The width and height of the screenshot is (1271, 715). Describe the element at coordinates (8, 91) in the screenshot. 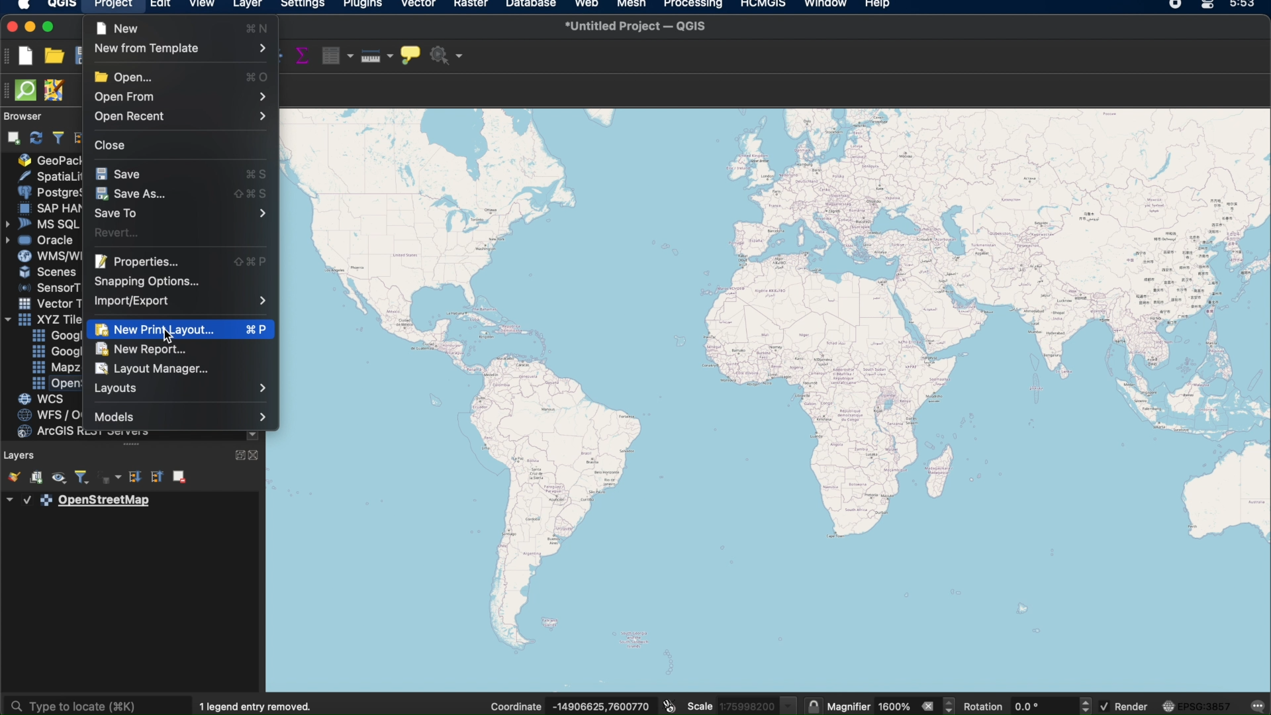

I see `hidden toolbar` at that location.